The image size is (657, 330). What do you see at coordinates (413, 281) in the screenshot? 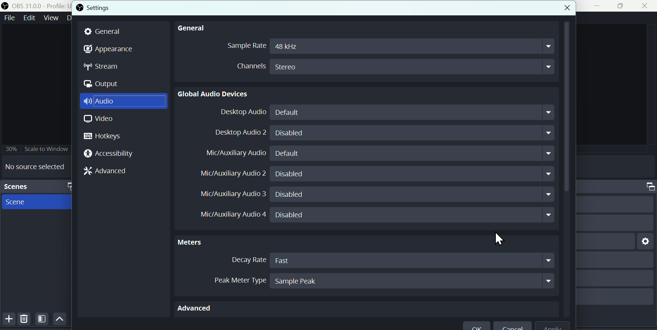
I see `Sample Peak` at bounding box center [413, 281].